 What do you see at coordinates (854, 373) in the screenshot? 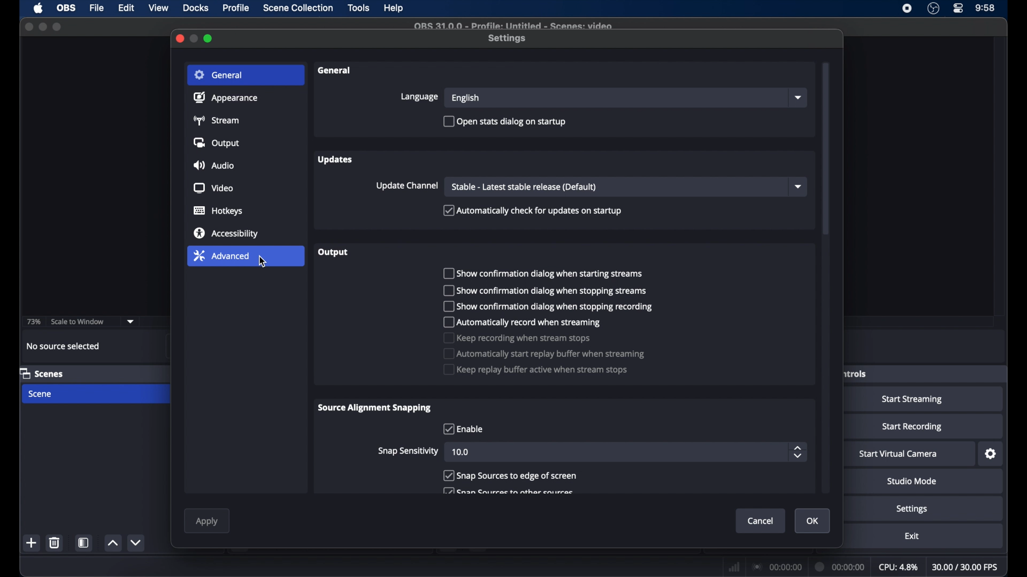
I see `obscure label` at bounding box center [854, 373].